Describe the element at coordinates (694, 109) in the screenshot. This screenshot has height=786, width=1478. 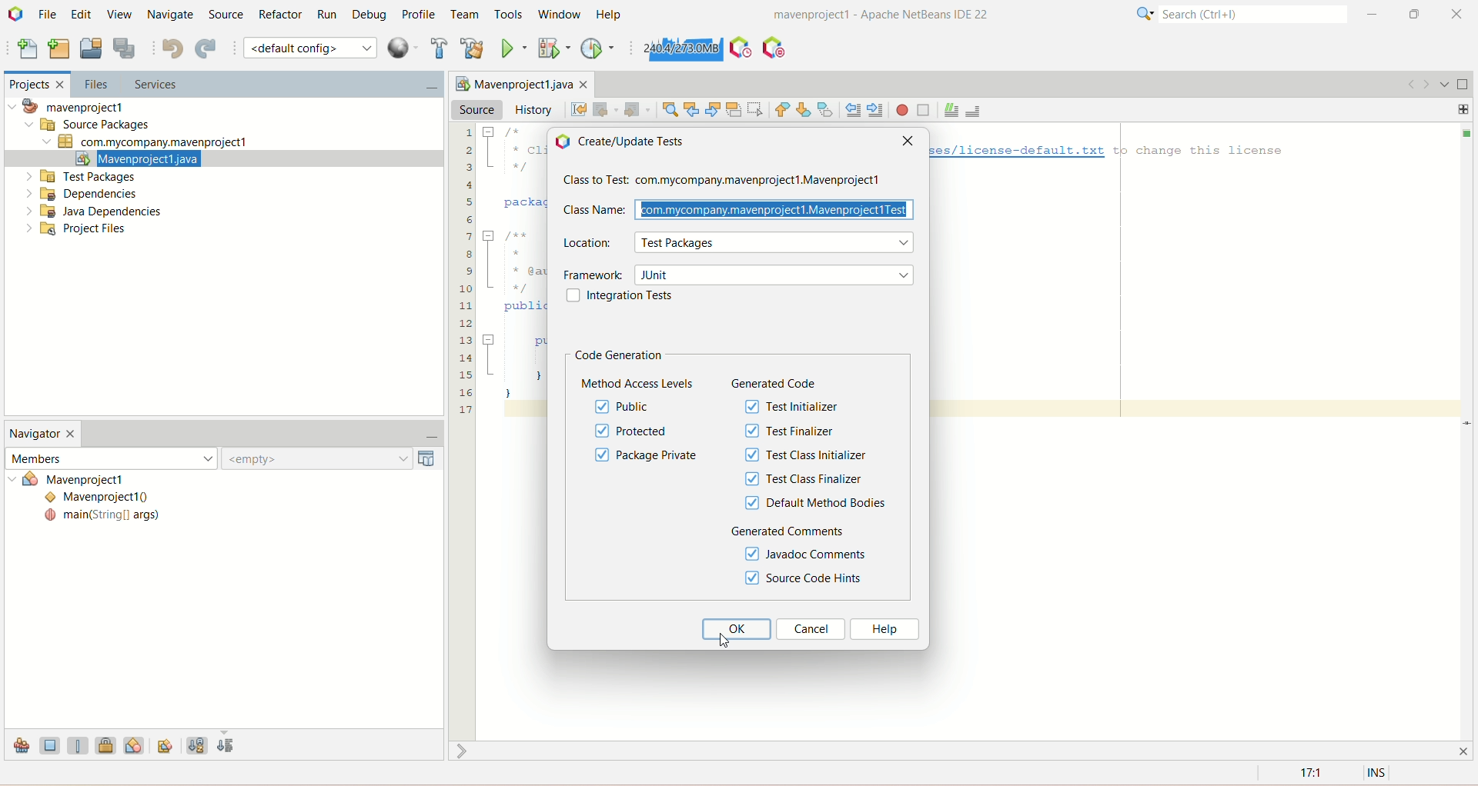
I see `find previous occurrence` at that location.